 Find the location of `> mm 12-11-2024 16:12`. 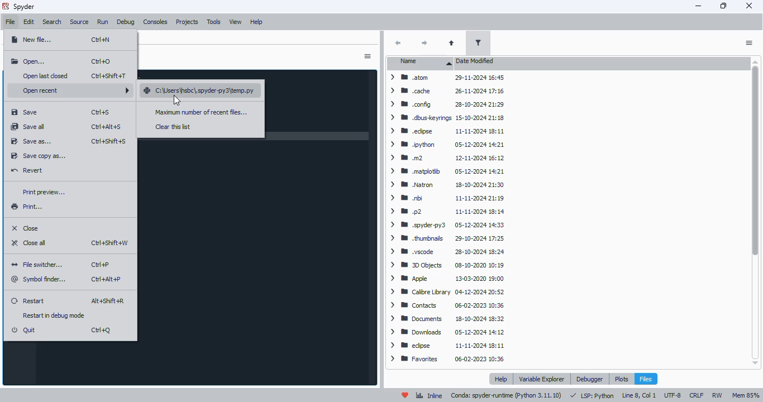

> mm 12-11-2024 16:12 is located at coordinates (447, 159).